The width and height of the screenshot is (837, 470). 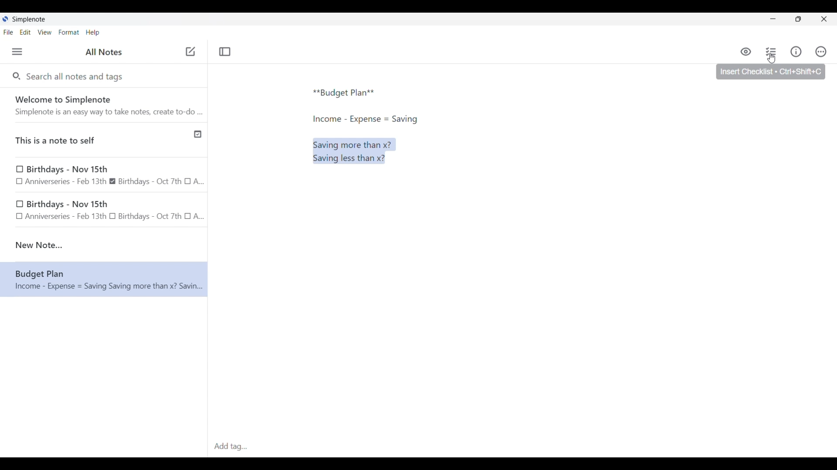 What do you see at coordinates (105, 140) in the screenshot?
I see `Published note indicated by check icon` at bounding box center [105, 140].